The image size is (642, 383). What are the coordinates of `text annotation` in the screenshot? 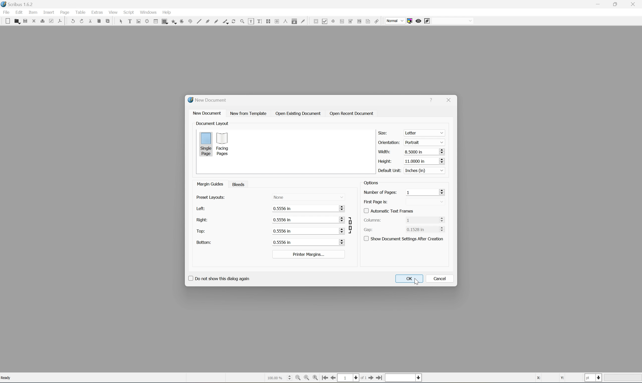 It's located at (368, 21).